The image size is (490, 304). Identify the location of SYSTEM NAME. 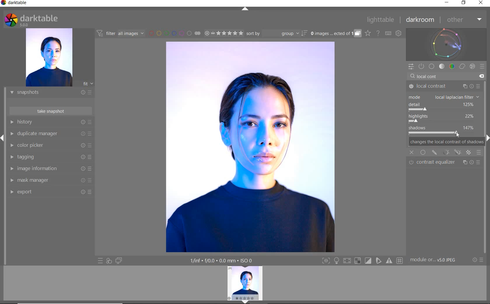
(15, 4).